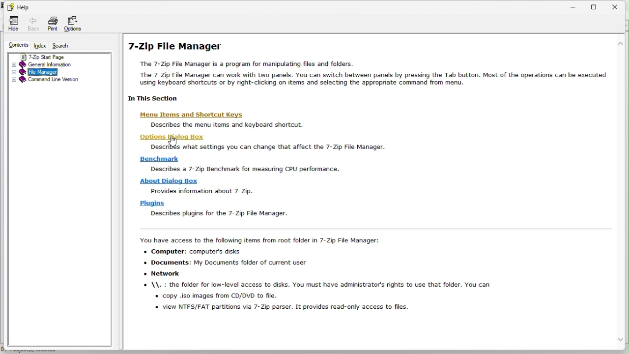  Describe the element at coordinates (222, 214) in the screenshot. I see `plugins manager ` at that location.